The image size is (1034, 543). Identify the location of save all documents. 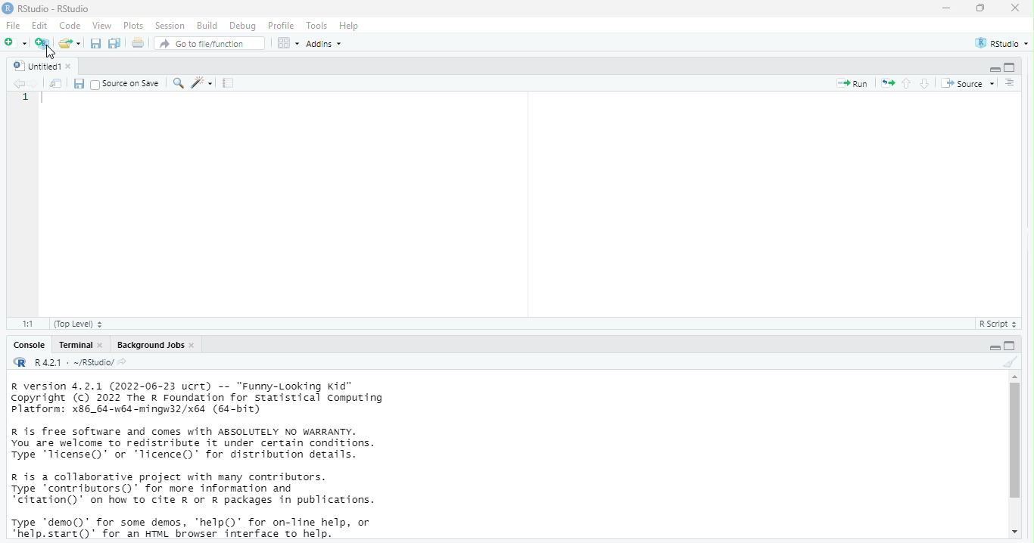
(115, 43).